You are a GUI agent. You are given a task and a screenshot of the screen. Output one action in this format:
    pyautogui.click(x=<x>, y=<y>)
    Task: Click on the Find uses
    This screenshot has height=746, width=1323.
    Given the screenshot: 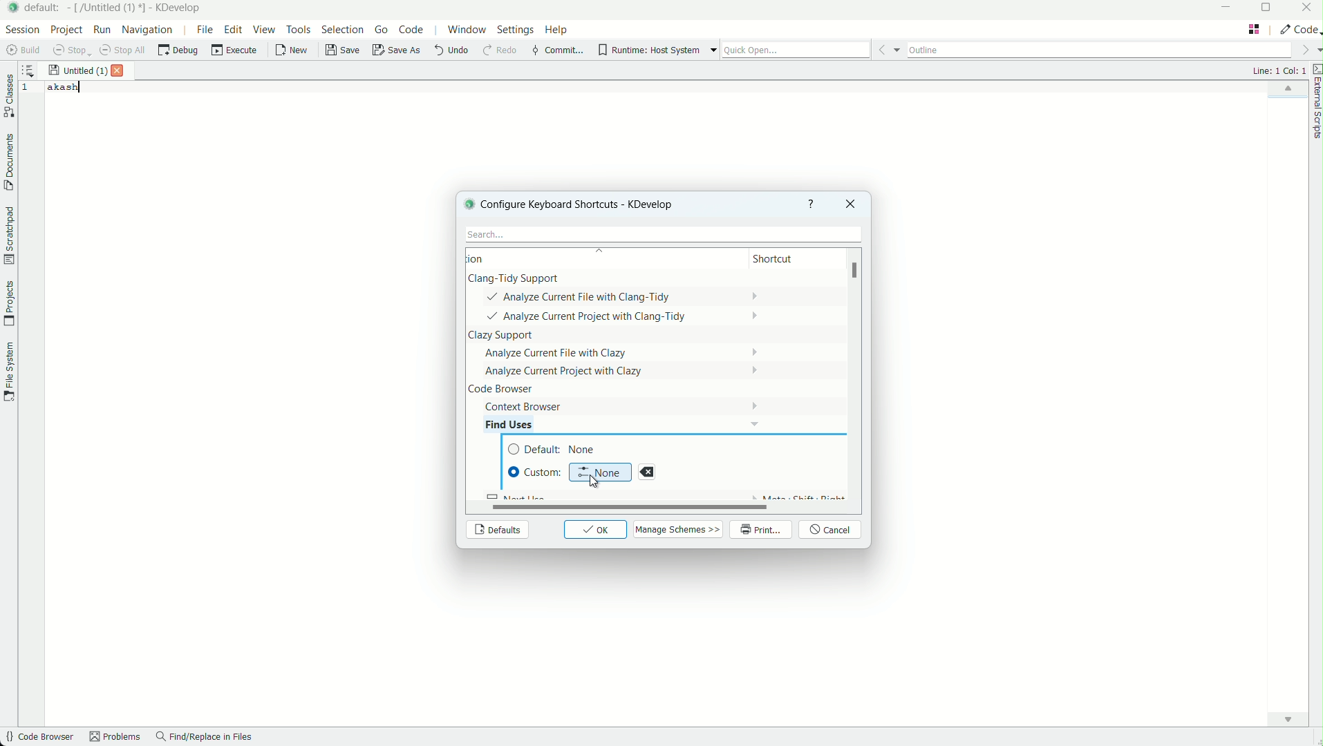 What is the action you would take?
    pyautogui.click(x=520, y=424)
    